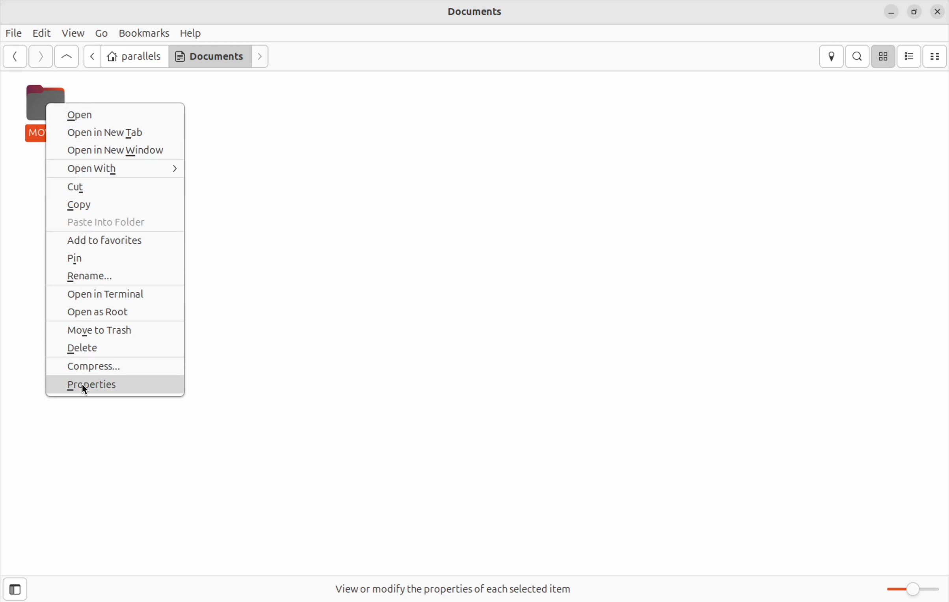  Describe the element at coordinates (83, 393) in the screenshot. I see `Cursor` at that location.